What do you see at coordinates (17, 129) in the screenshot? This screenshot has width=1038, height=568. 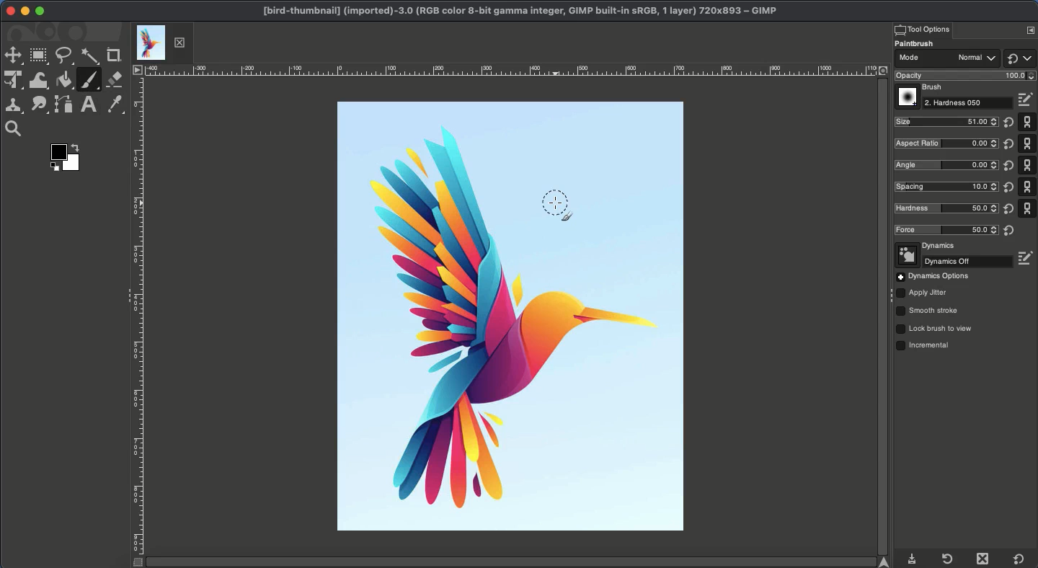 I see `Magnify` at bounding box center [17, 129].